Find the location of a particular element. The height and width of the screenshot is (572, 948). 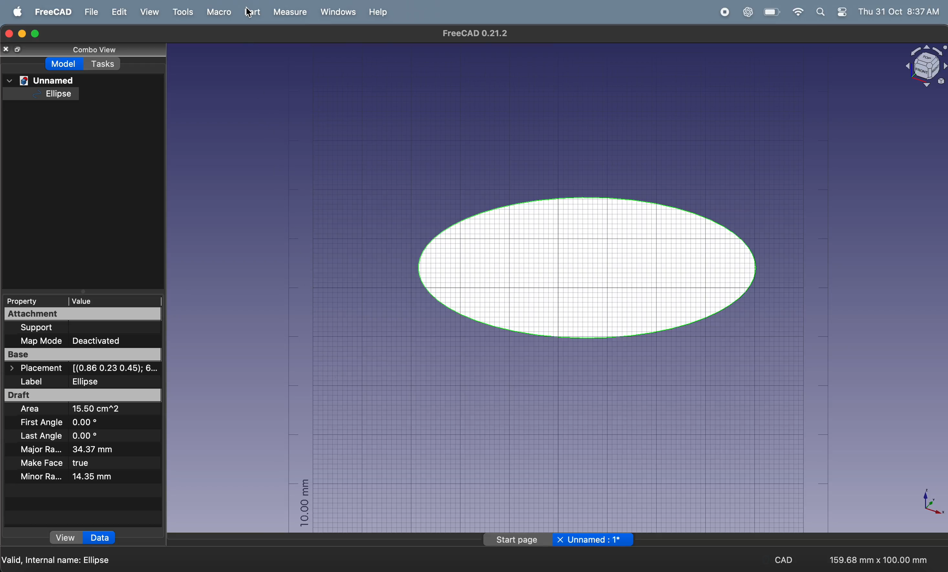

object title is located at coordinates (915, 67).